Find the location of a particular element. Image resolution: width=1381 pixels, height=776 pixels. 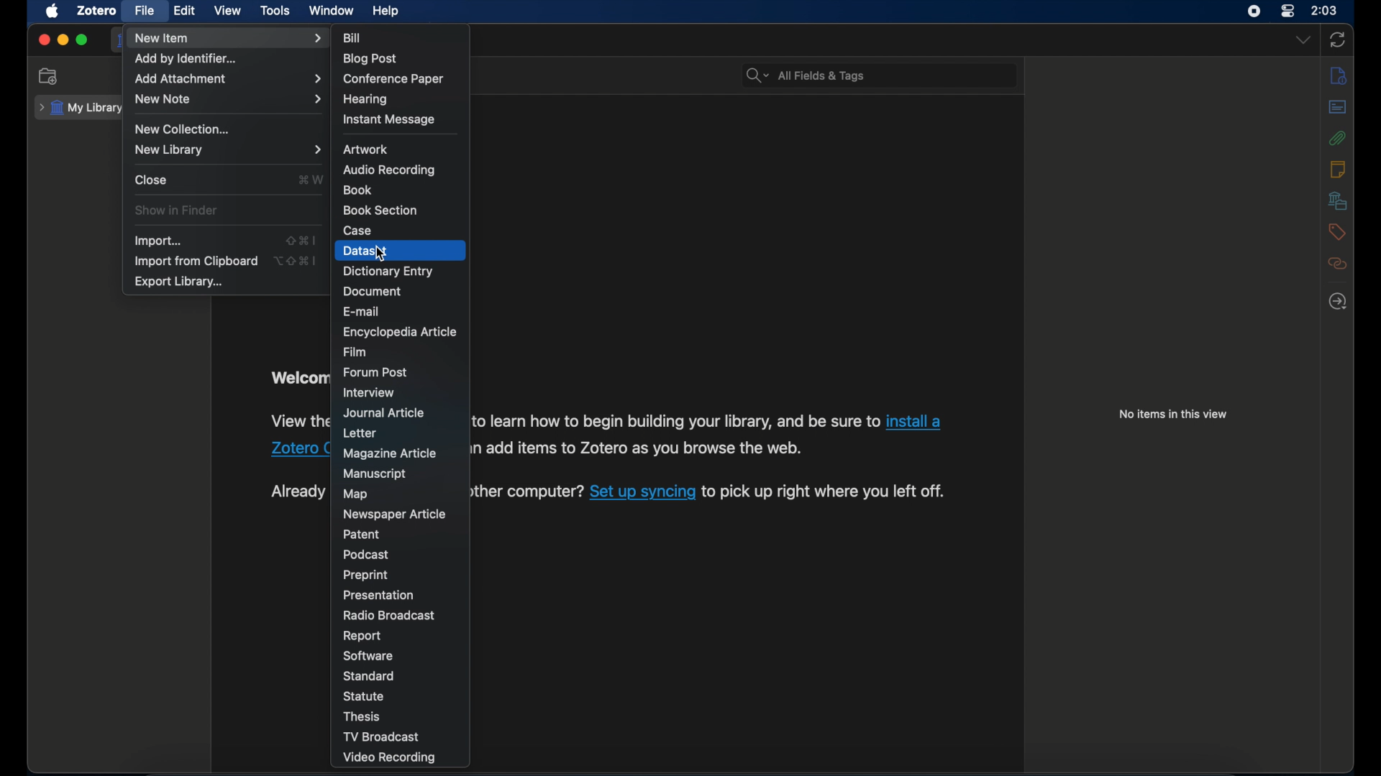

dataset is located at coordinates (366, 251).